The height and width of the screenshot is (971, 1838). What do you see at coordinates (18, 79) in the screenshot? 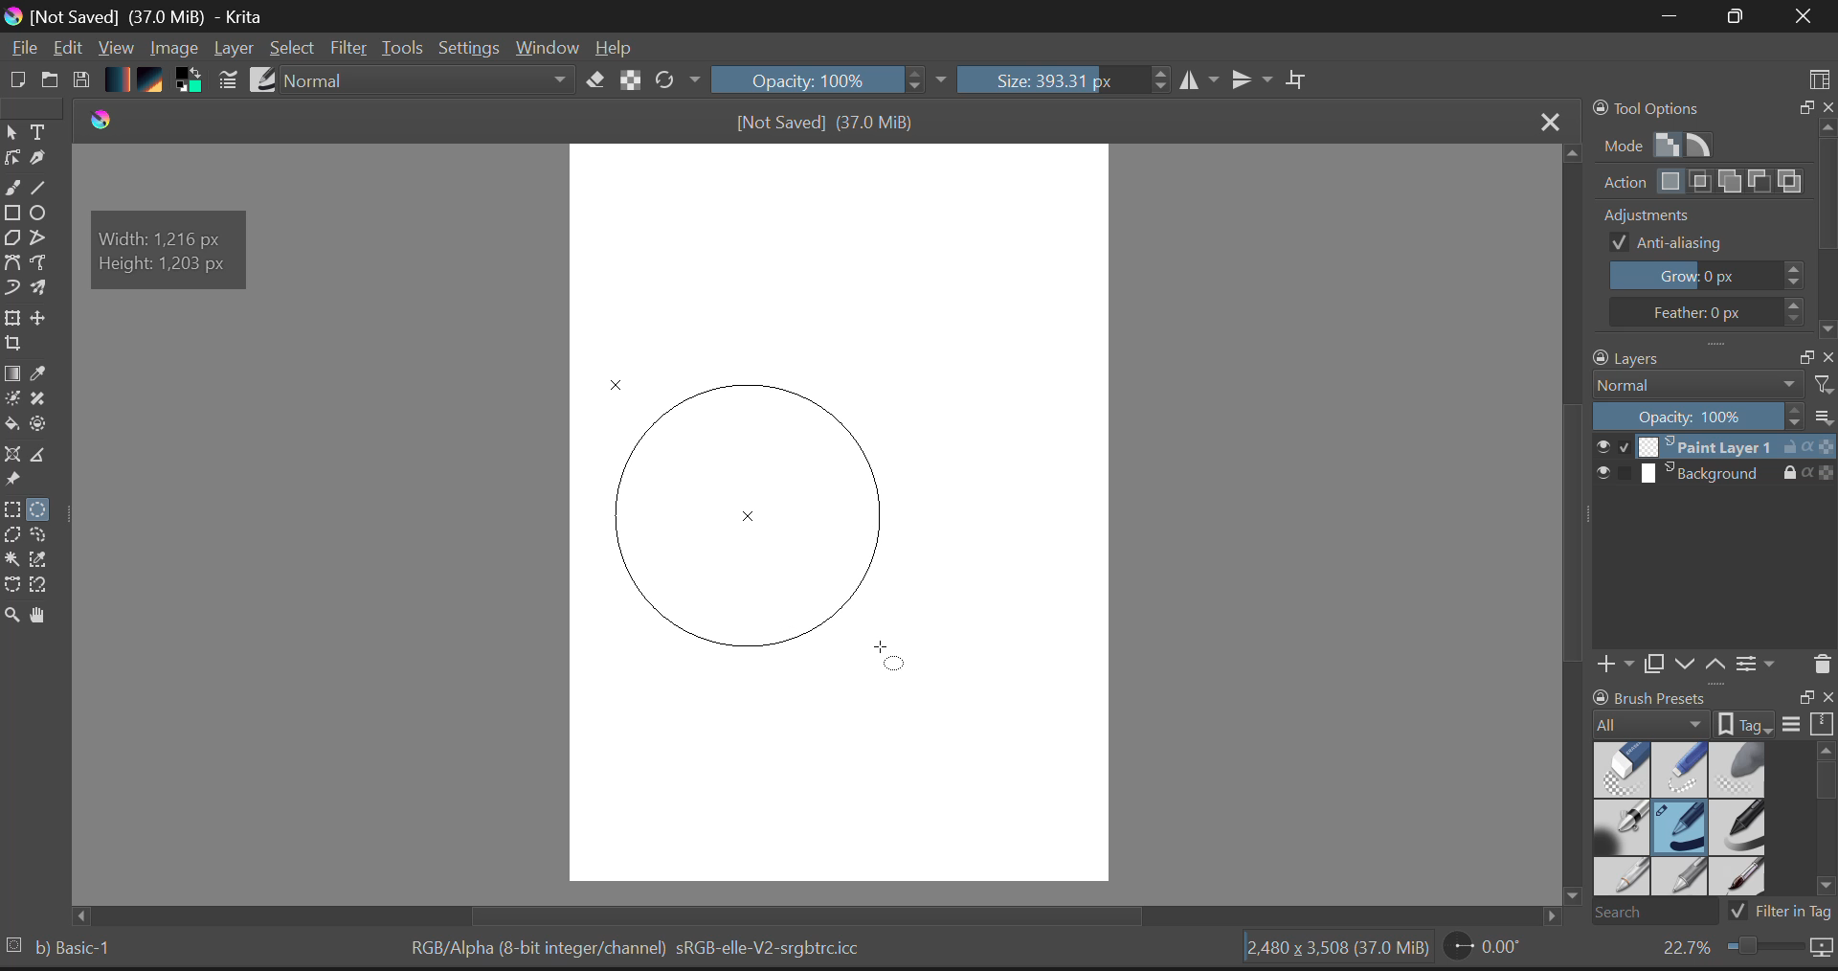
I see `New` at bounding box center [18, 79].